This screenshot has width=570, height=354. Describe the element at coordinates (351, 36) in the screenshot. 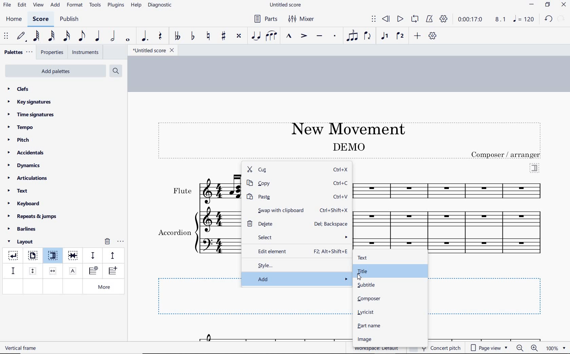

I see `tuplet` at that location.